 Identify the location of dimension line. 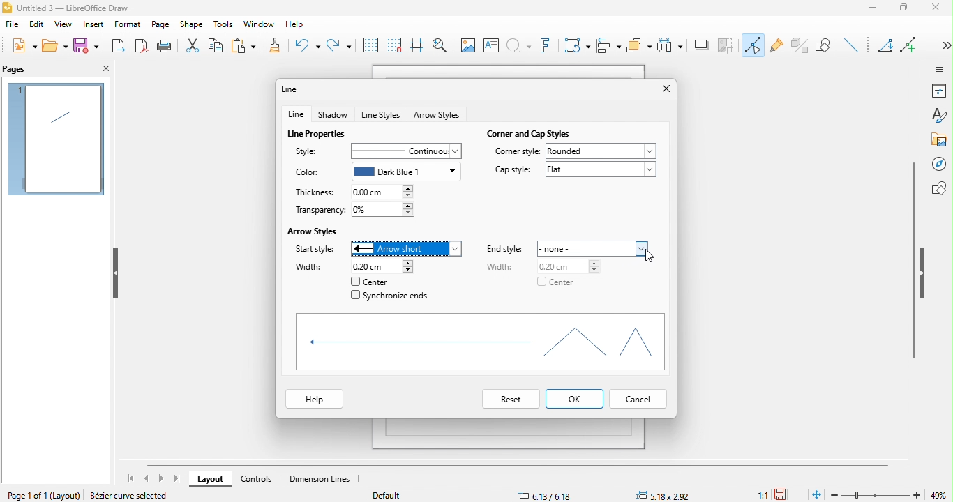
(327, 479).